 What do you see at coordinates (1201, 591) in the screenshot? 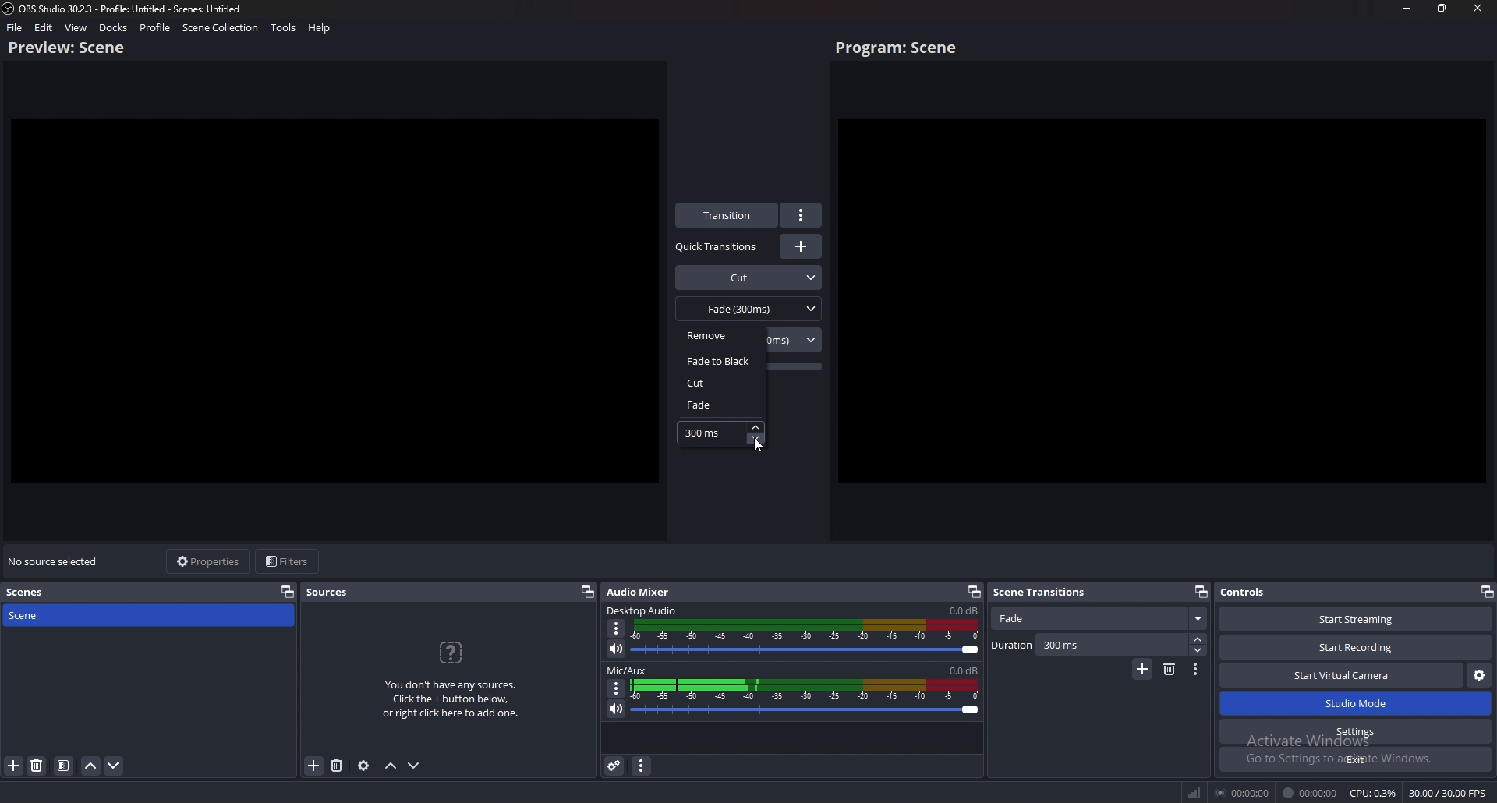
I see `Pop out` at bounding box center [1201, 591].